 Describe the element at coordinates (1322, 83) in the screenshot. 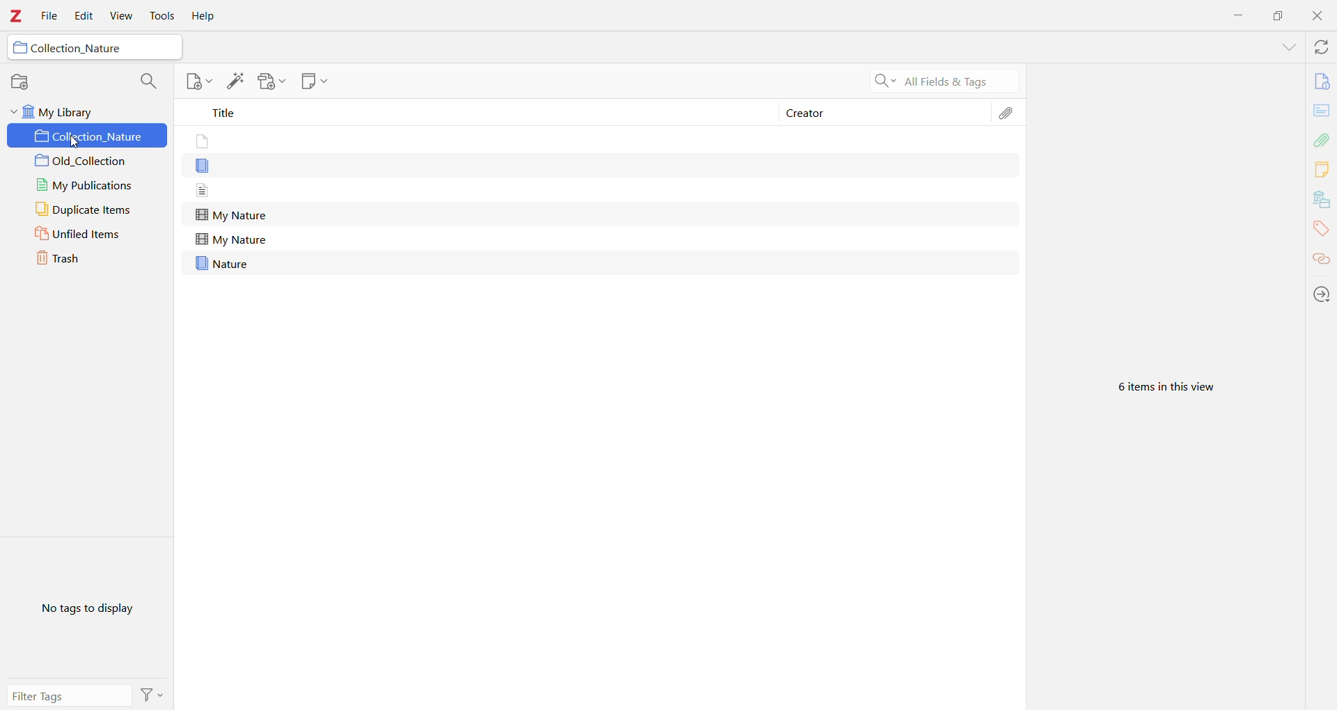

I see `Info` at that location.